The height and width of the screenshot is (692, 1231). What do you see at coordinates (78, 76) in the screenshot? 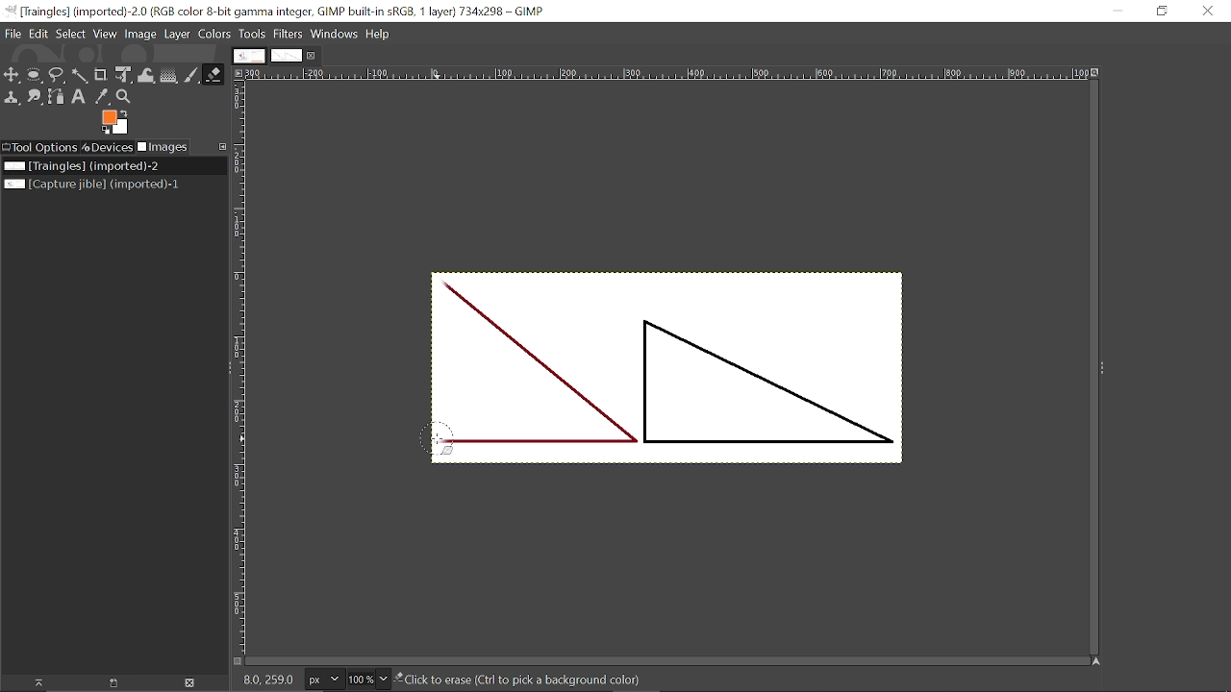
I see `Fuzz select tool` at bounding box center [78, 76].